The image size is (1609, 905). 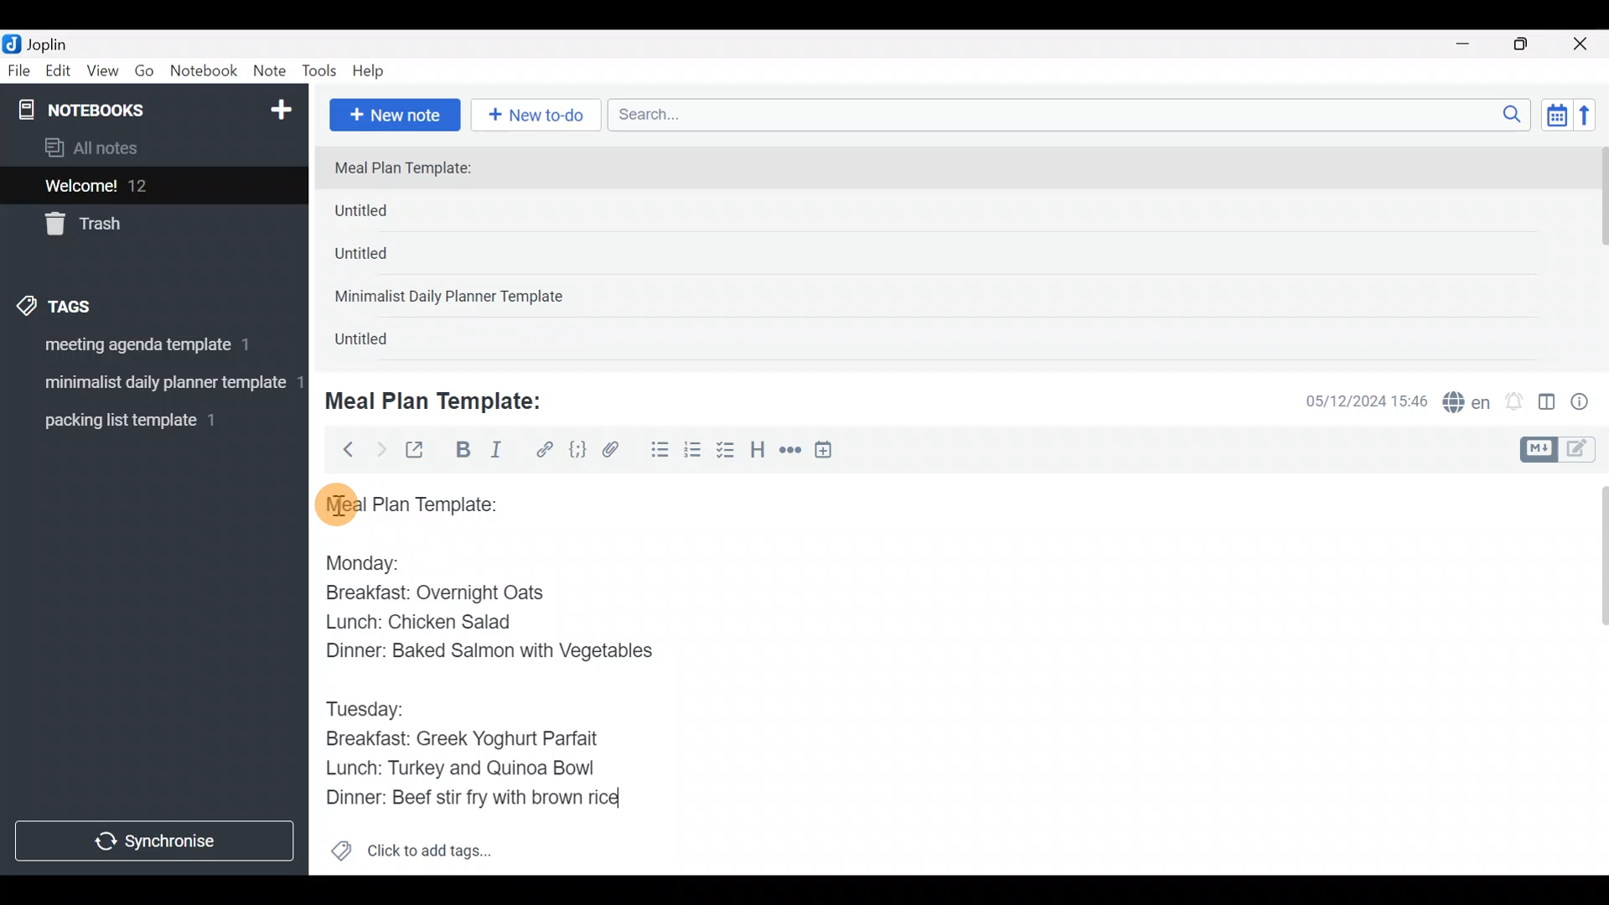 What do you see at coordinates (416, 622) in the screenshot?
I see `Lunch: Chicken Salad` at bounding box center [416, 622].